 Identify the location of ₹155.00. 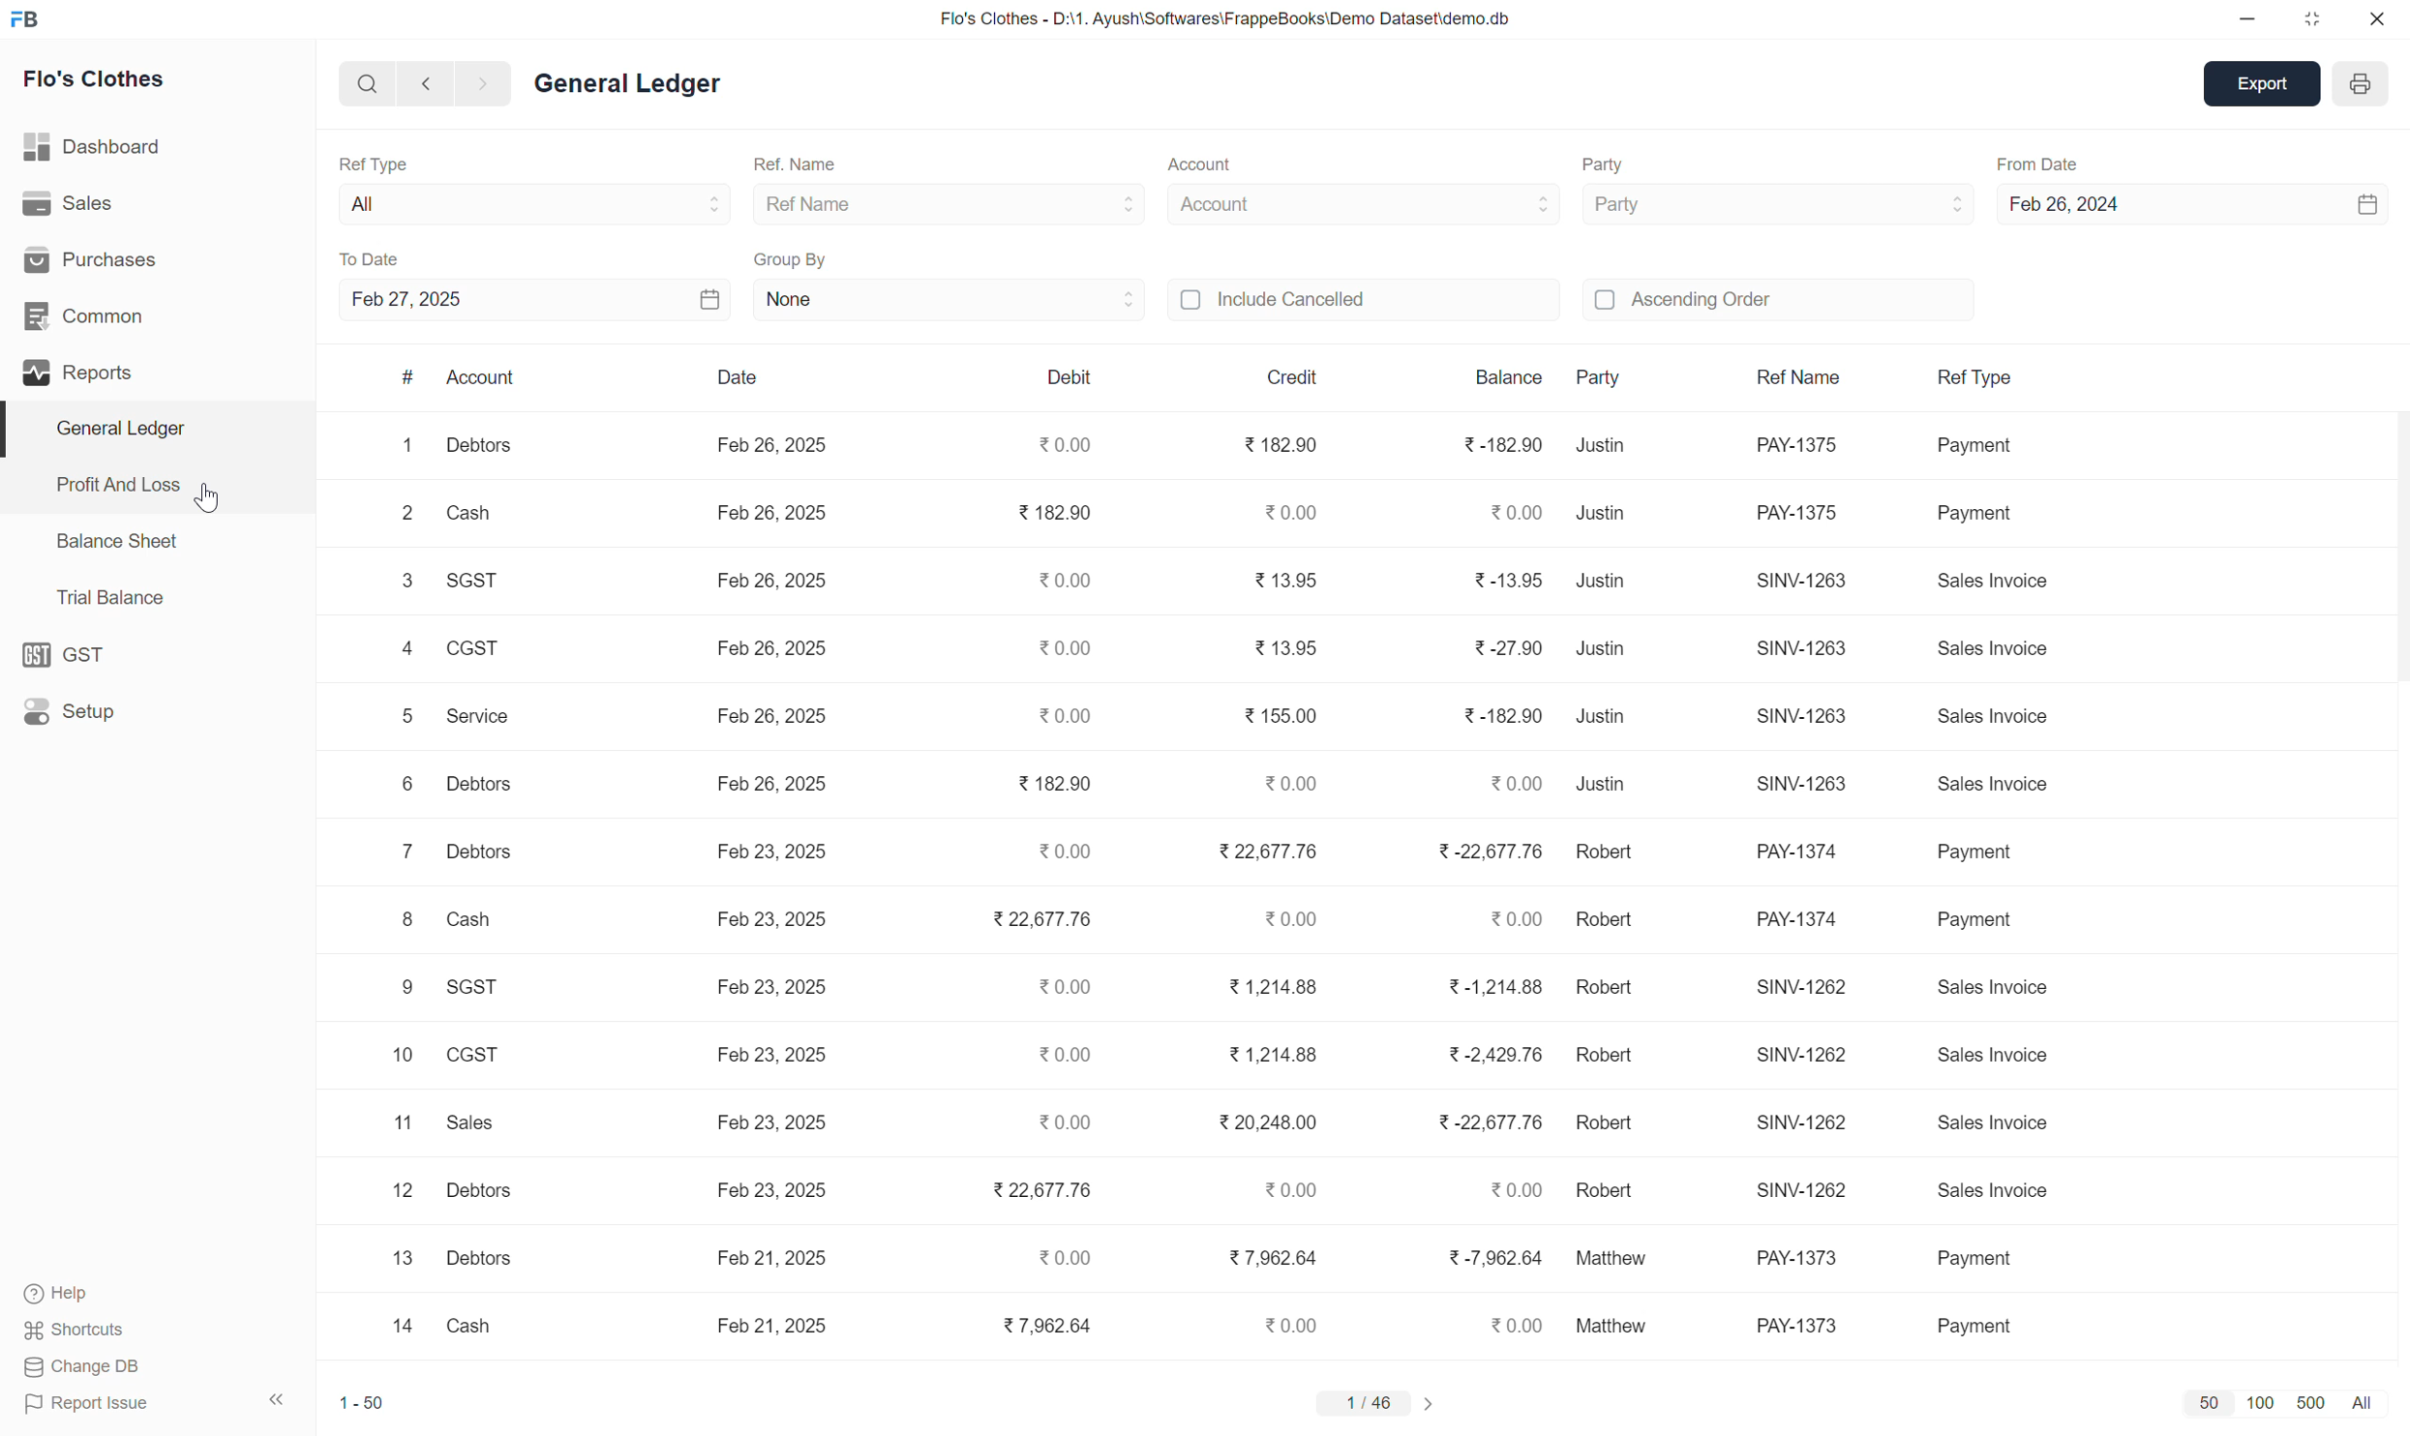
(1278, 717).